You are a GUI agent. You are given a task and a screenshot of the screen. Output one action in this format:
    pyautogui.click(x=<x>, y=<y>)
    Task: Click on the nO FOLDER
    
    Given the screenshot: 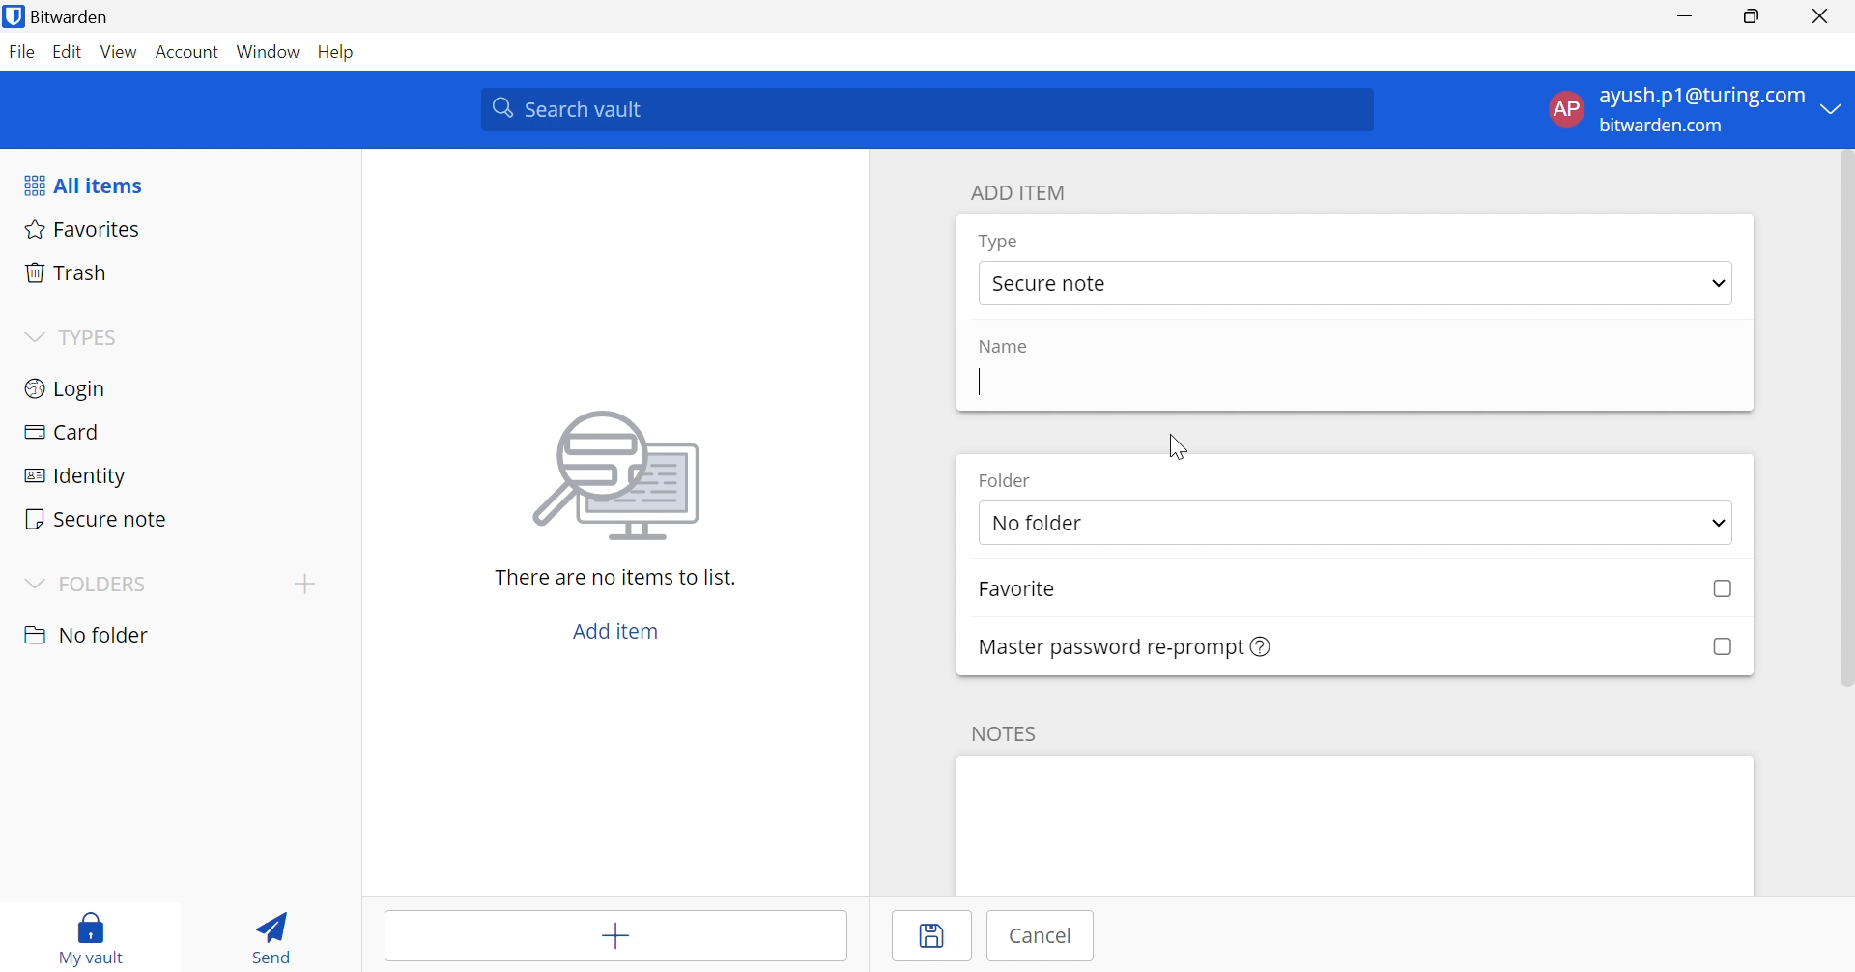 What is the action you would take?
    pyautogui.click(x=102, y=638)
    